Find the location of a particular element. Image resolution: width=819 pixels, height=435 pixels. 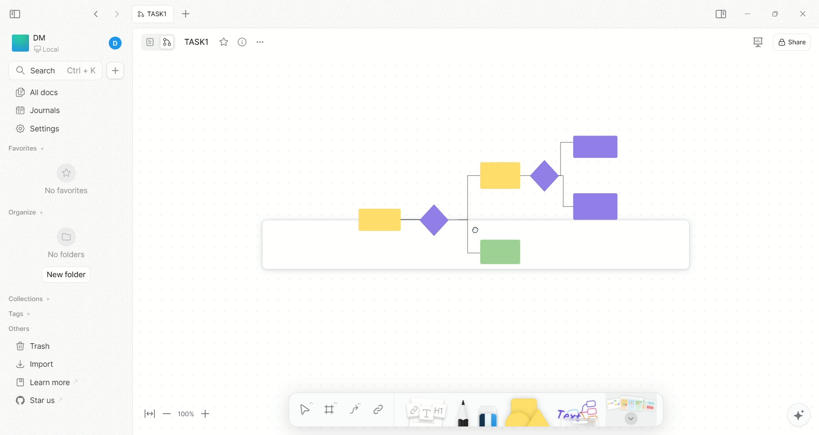

new tab is located at coordinates (191, 14).